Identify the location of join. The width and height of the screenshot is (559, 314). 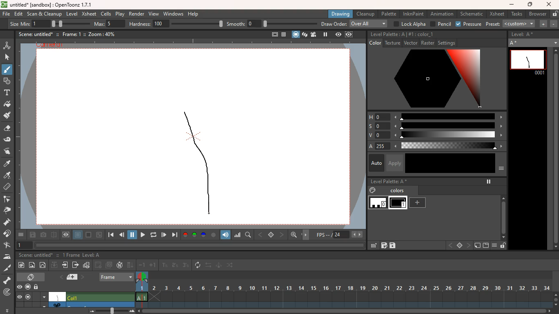
(8, 234).